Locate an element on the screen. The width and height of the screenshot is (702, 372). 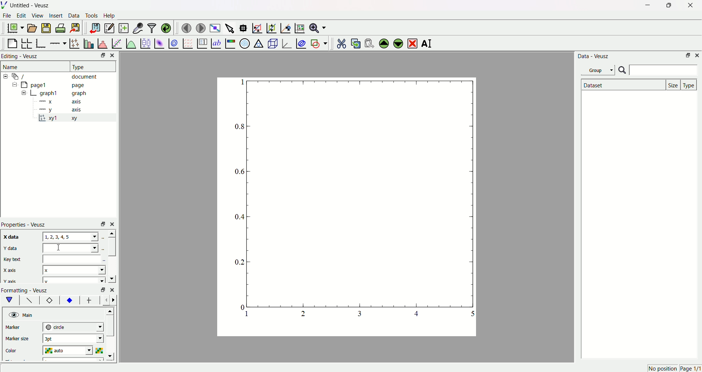
Marker is located at coordinates (19, 328).